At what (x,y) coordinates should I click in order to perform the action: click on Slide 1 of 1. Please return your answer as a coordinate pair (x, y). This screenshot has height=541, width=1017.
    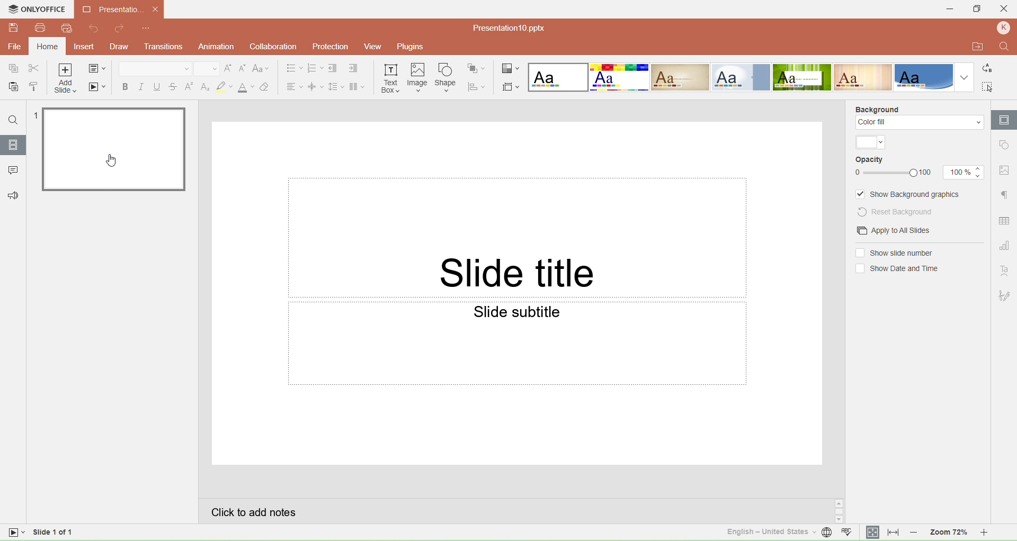
    Looking at the image, I should click on (80, 534).